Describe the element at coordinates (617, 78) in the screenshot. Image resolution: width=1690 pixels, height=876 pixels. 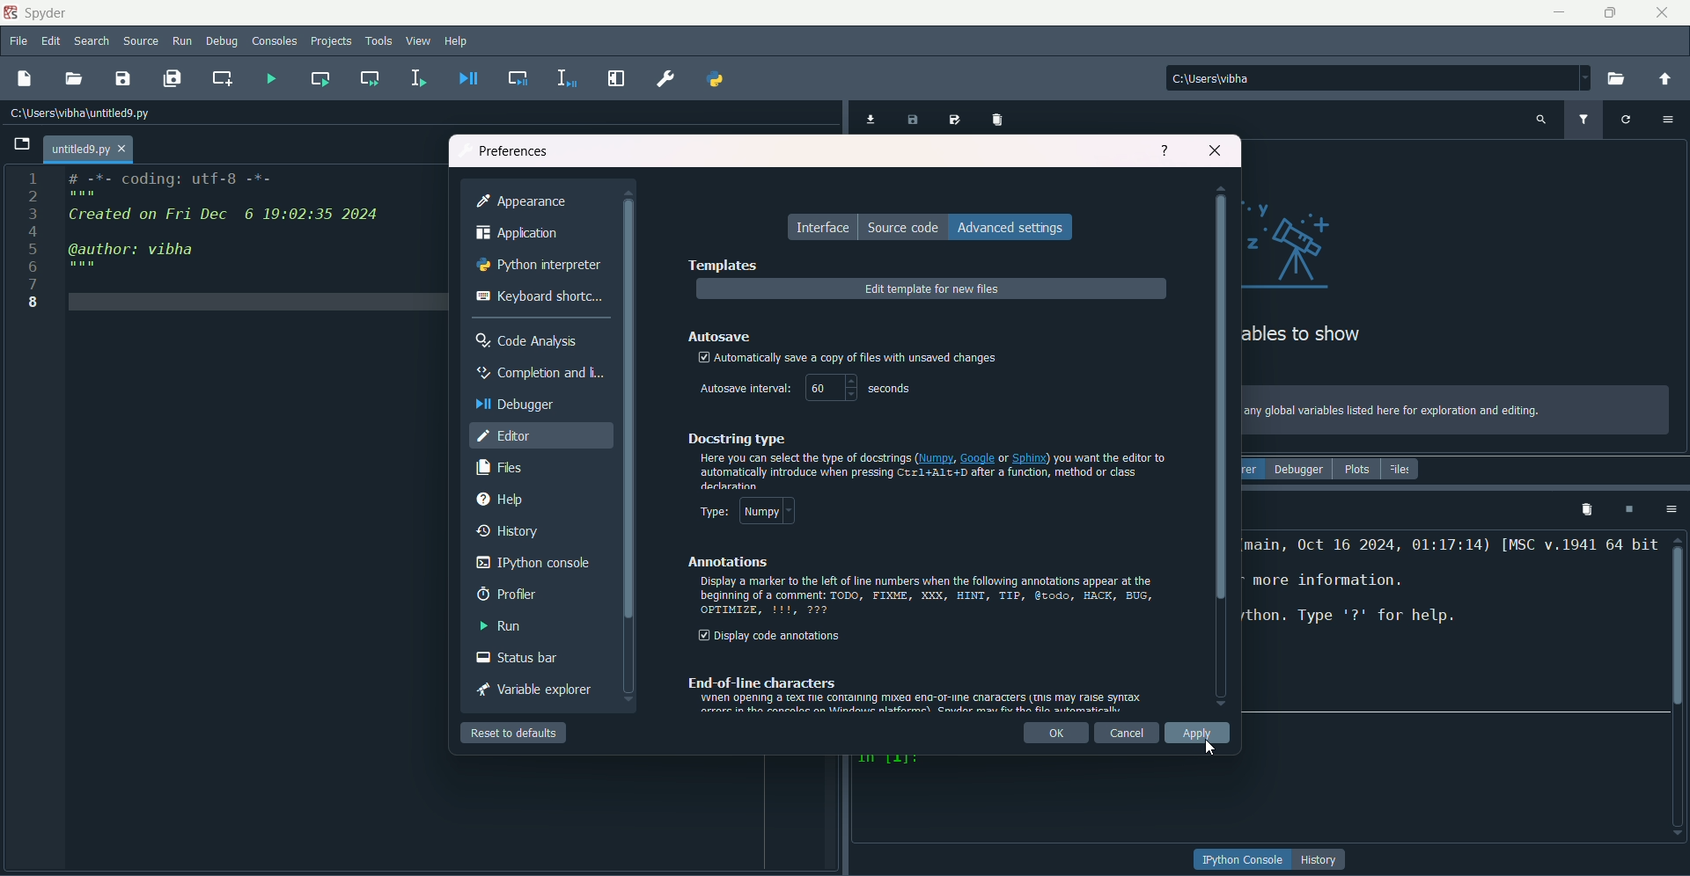
I see `maximize current pane` at that location.